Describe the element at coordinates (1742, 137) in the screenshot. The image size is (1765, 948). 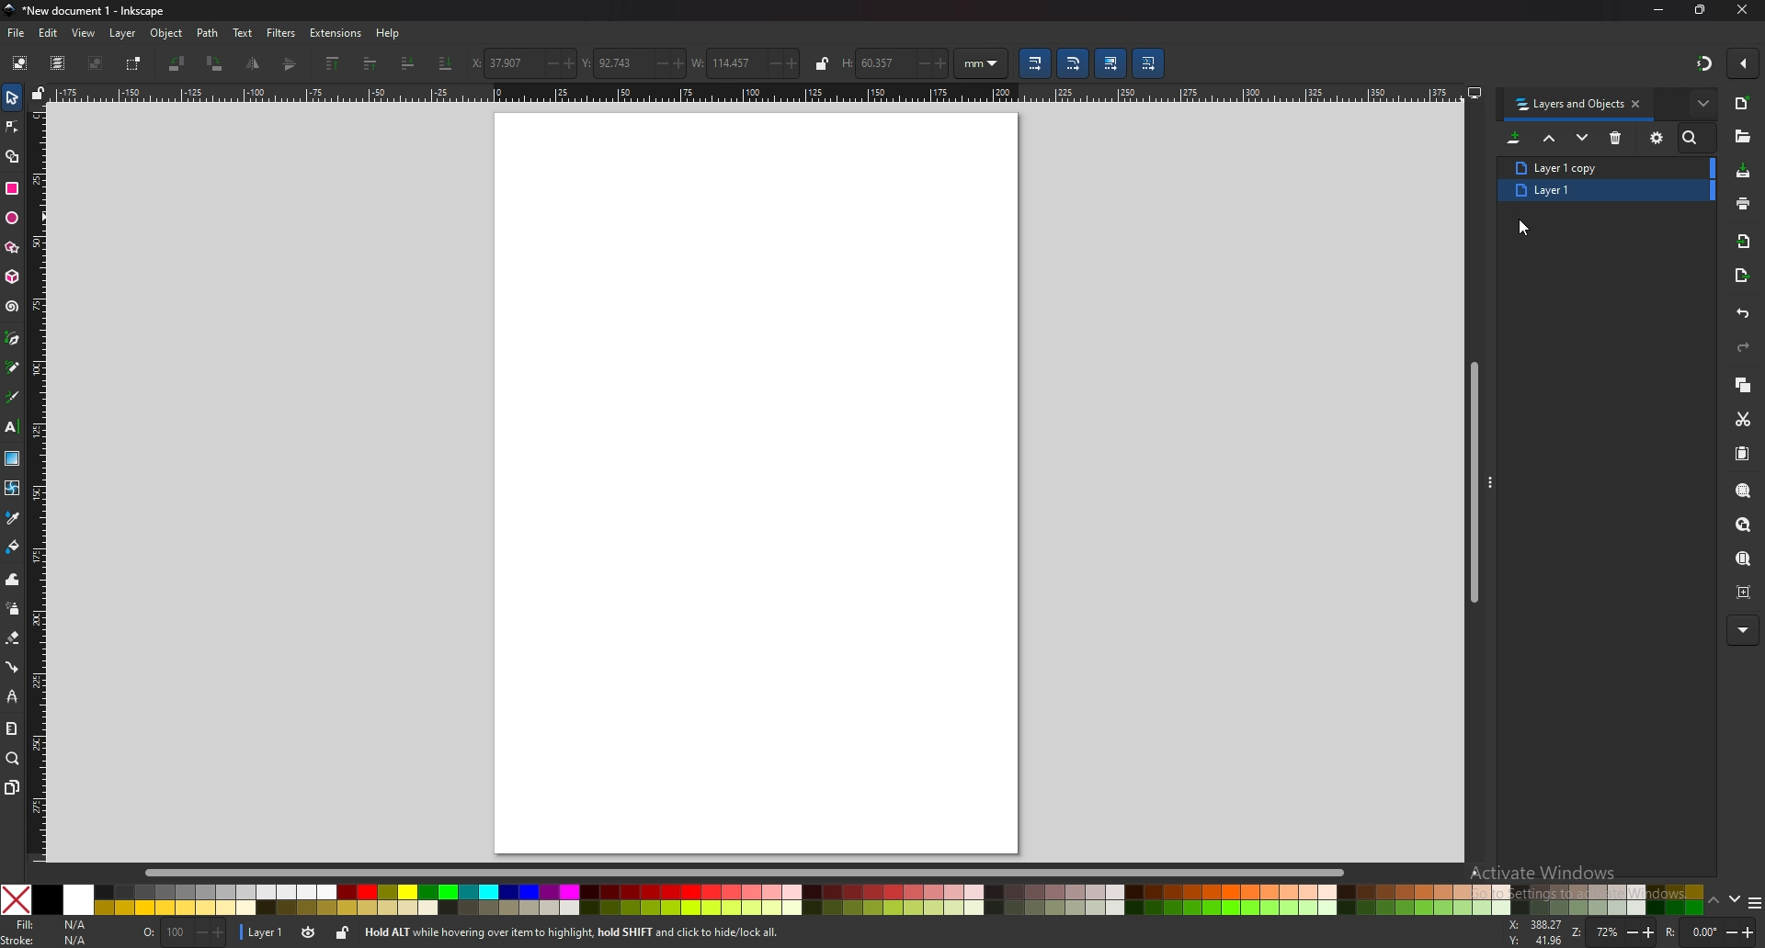
I see `open` at that location.